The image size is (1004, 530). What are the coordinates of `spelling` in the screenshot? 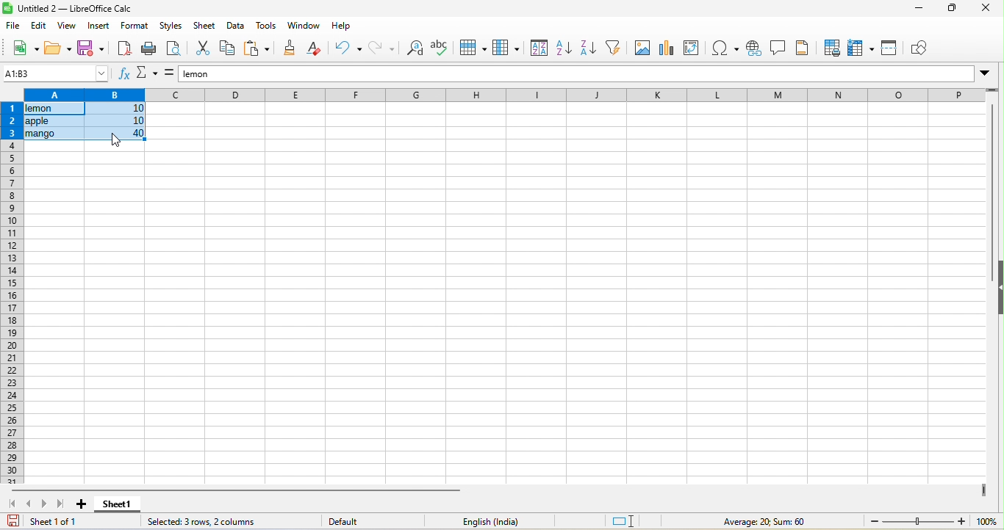 It's located at (442, 48).